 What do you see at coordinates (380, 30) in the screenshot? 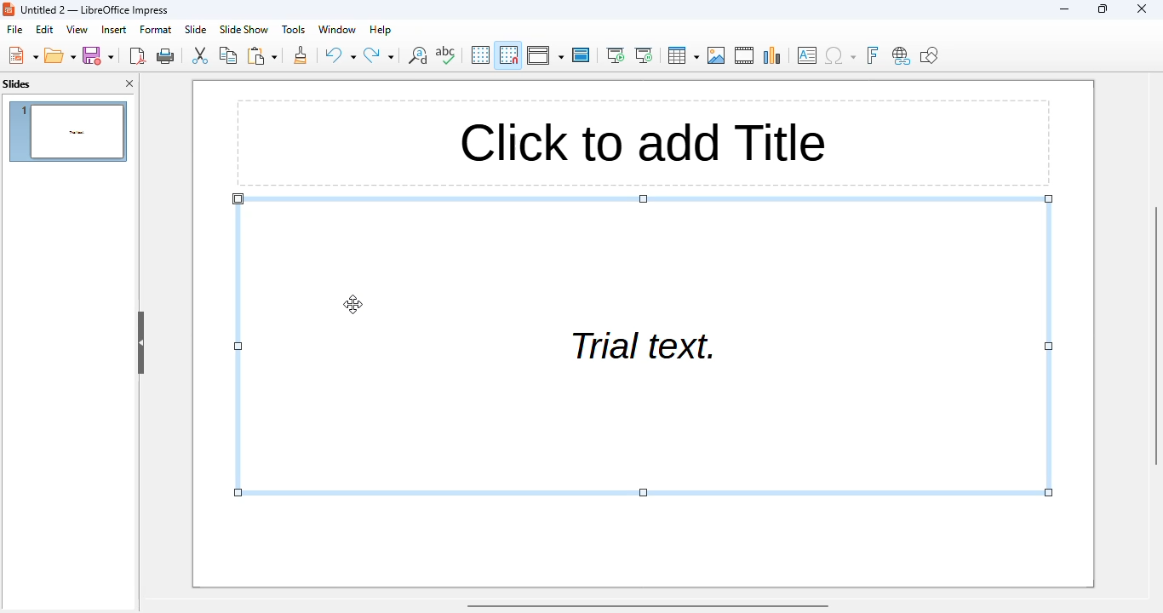
I see `help` at bounding box center [380, 30].